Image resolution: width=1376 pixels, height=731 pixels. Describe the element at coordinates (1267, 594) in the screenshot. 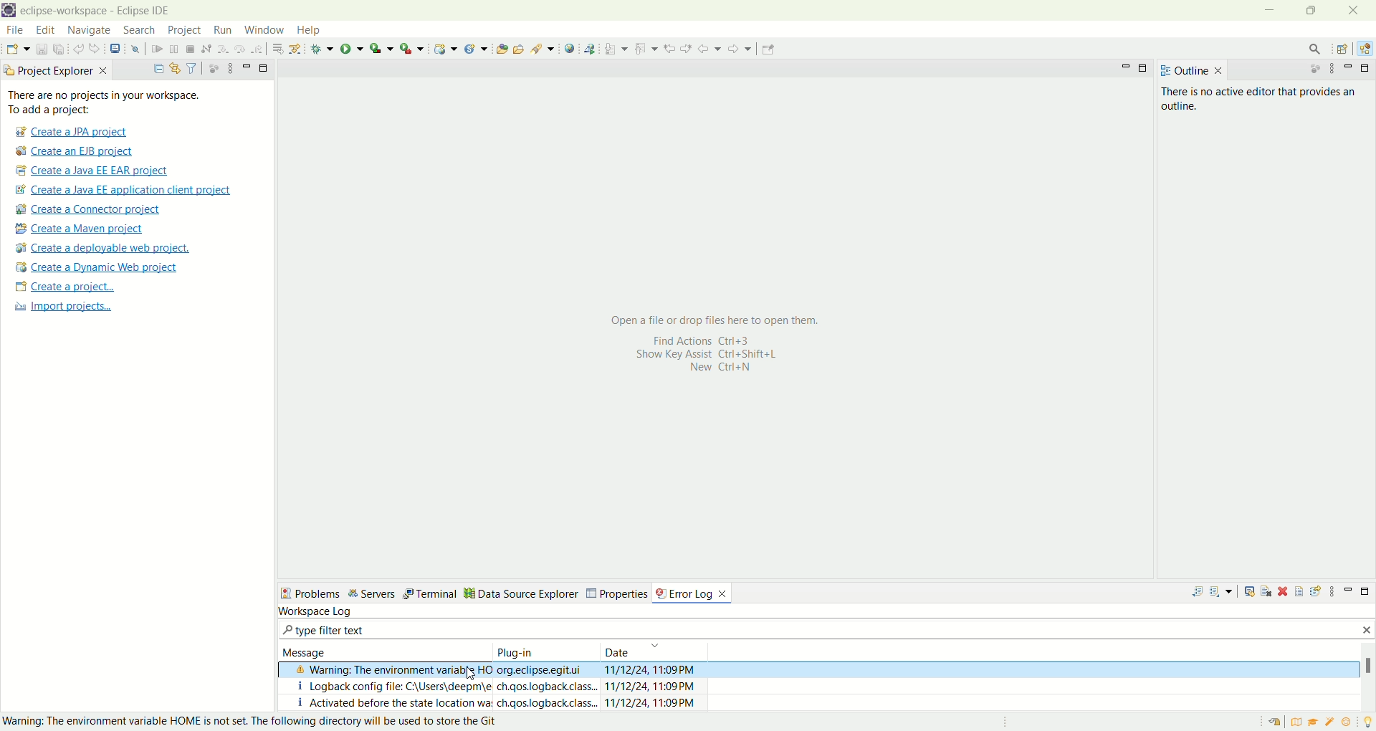

I see `clear log` at that location.